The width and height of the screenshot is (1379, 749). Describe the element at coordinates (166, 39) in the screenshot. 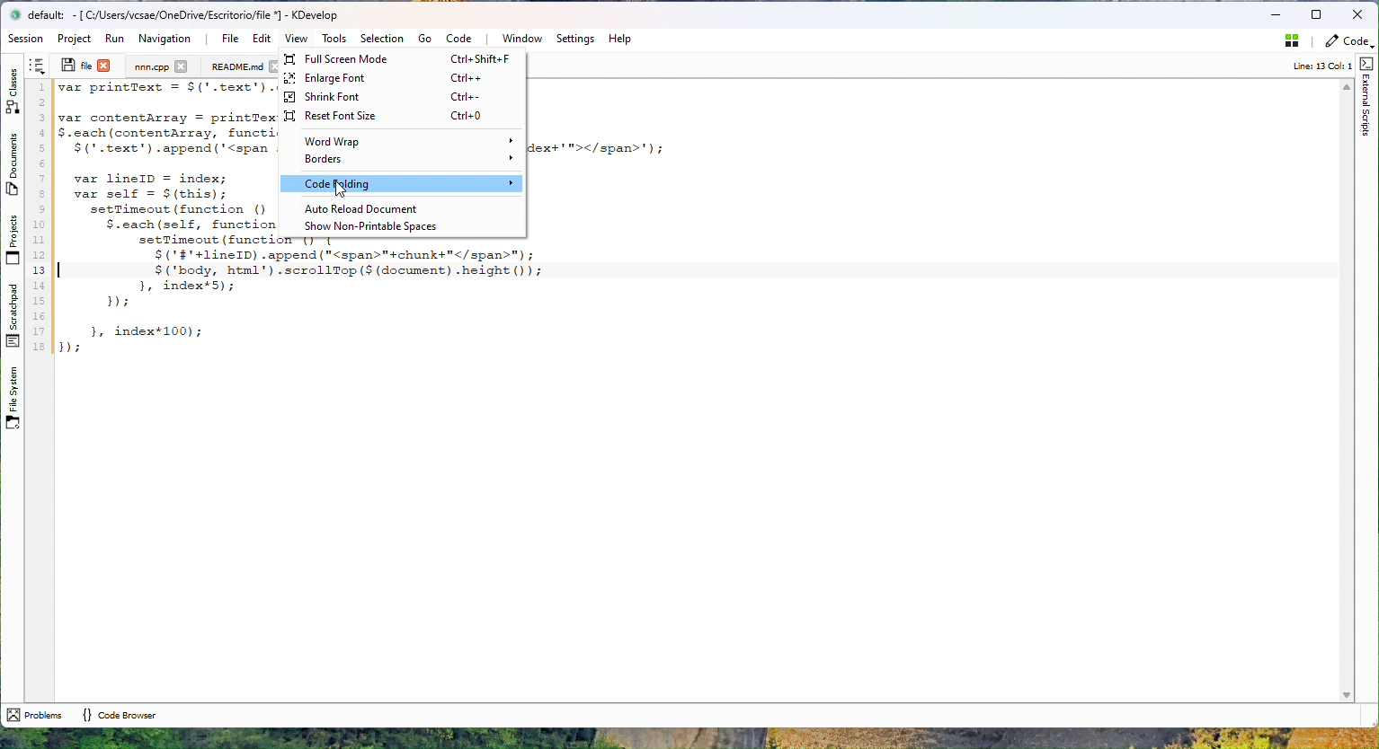

I see `Navigation` at that location.